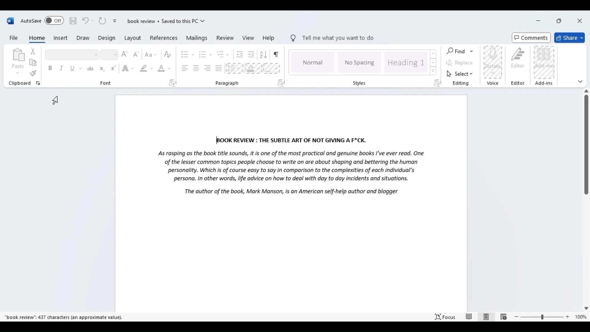 The height and width of the screenshot is (332, 590). I want to click on Home, so click(37, 39).